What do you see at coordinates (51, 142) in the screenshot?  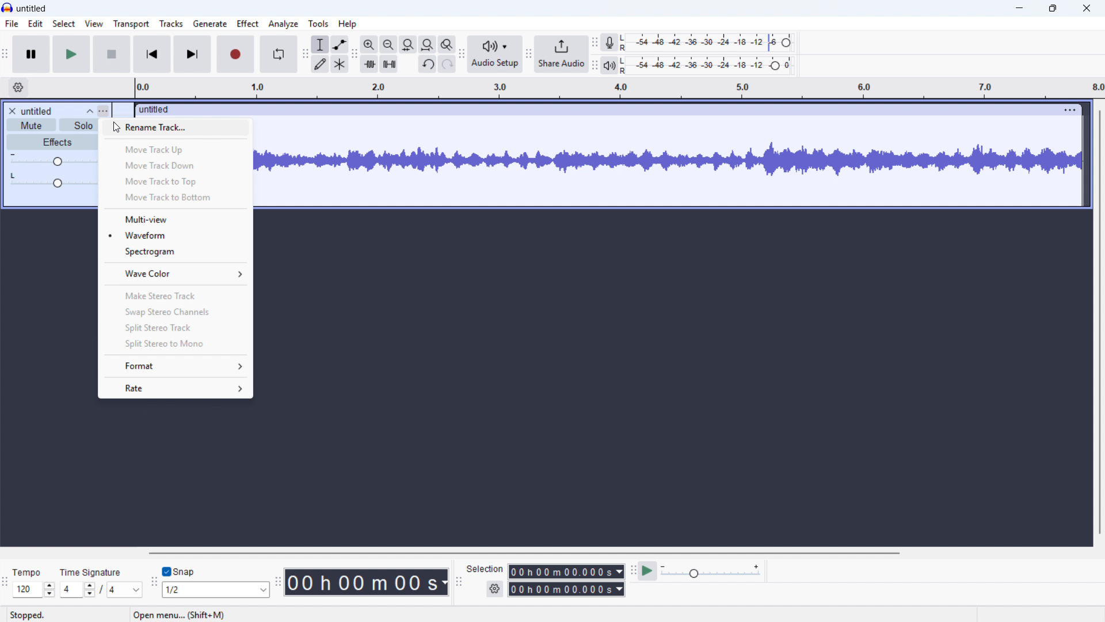 I see `Effects ` at bounding box center [51, 142].